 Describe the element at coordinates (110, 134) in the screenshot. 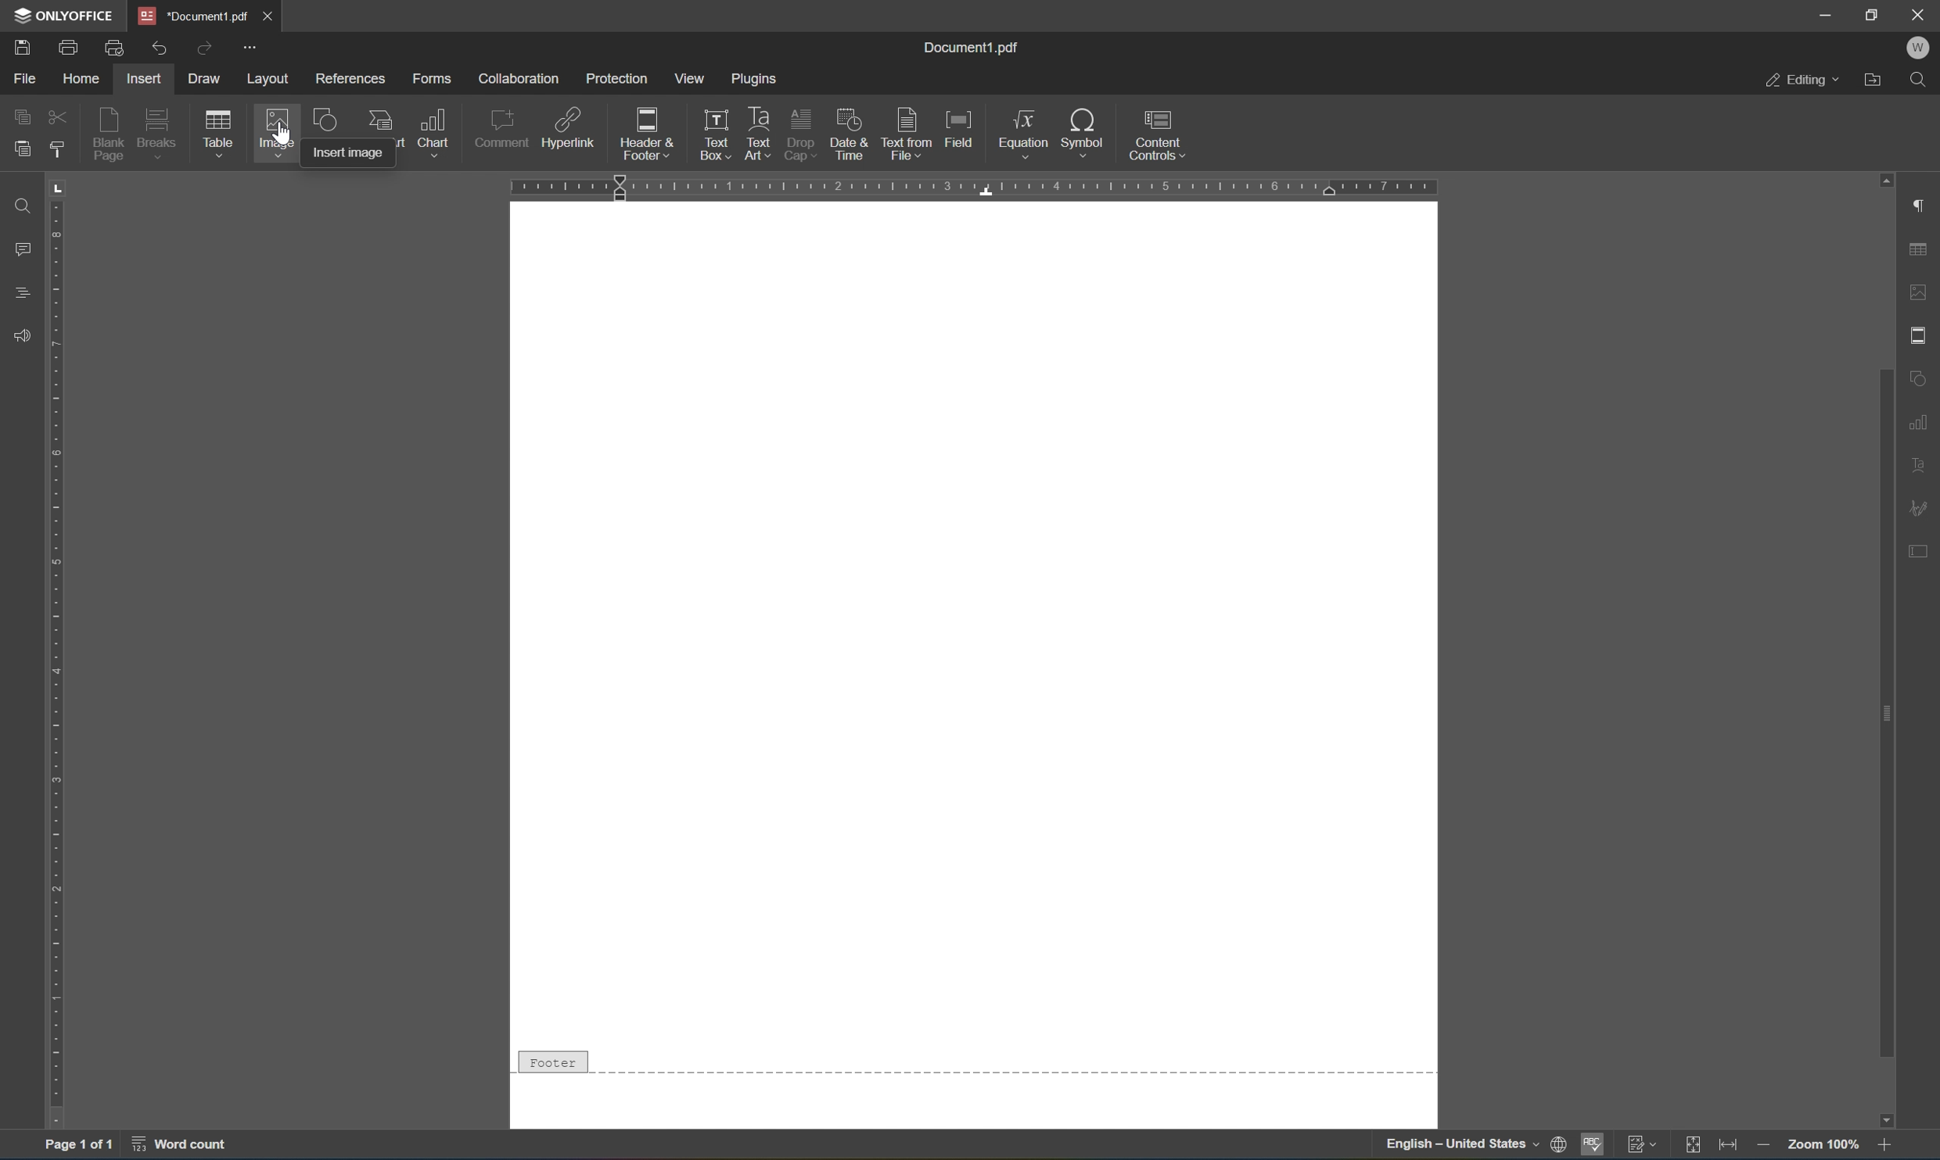

I see `blank page` at that location.